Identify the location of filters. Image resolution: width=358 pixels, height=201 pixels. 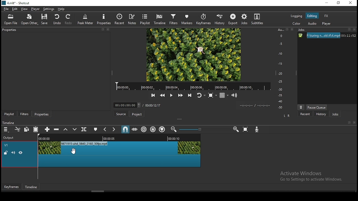
(24, 114).